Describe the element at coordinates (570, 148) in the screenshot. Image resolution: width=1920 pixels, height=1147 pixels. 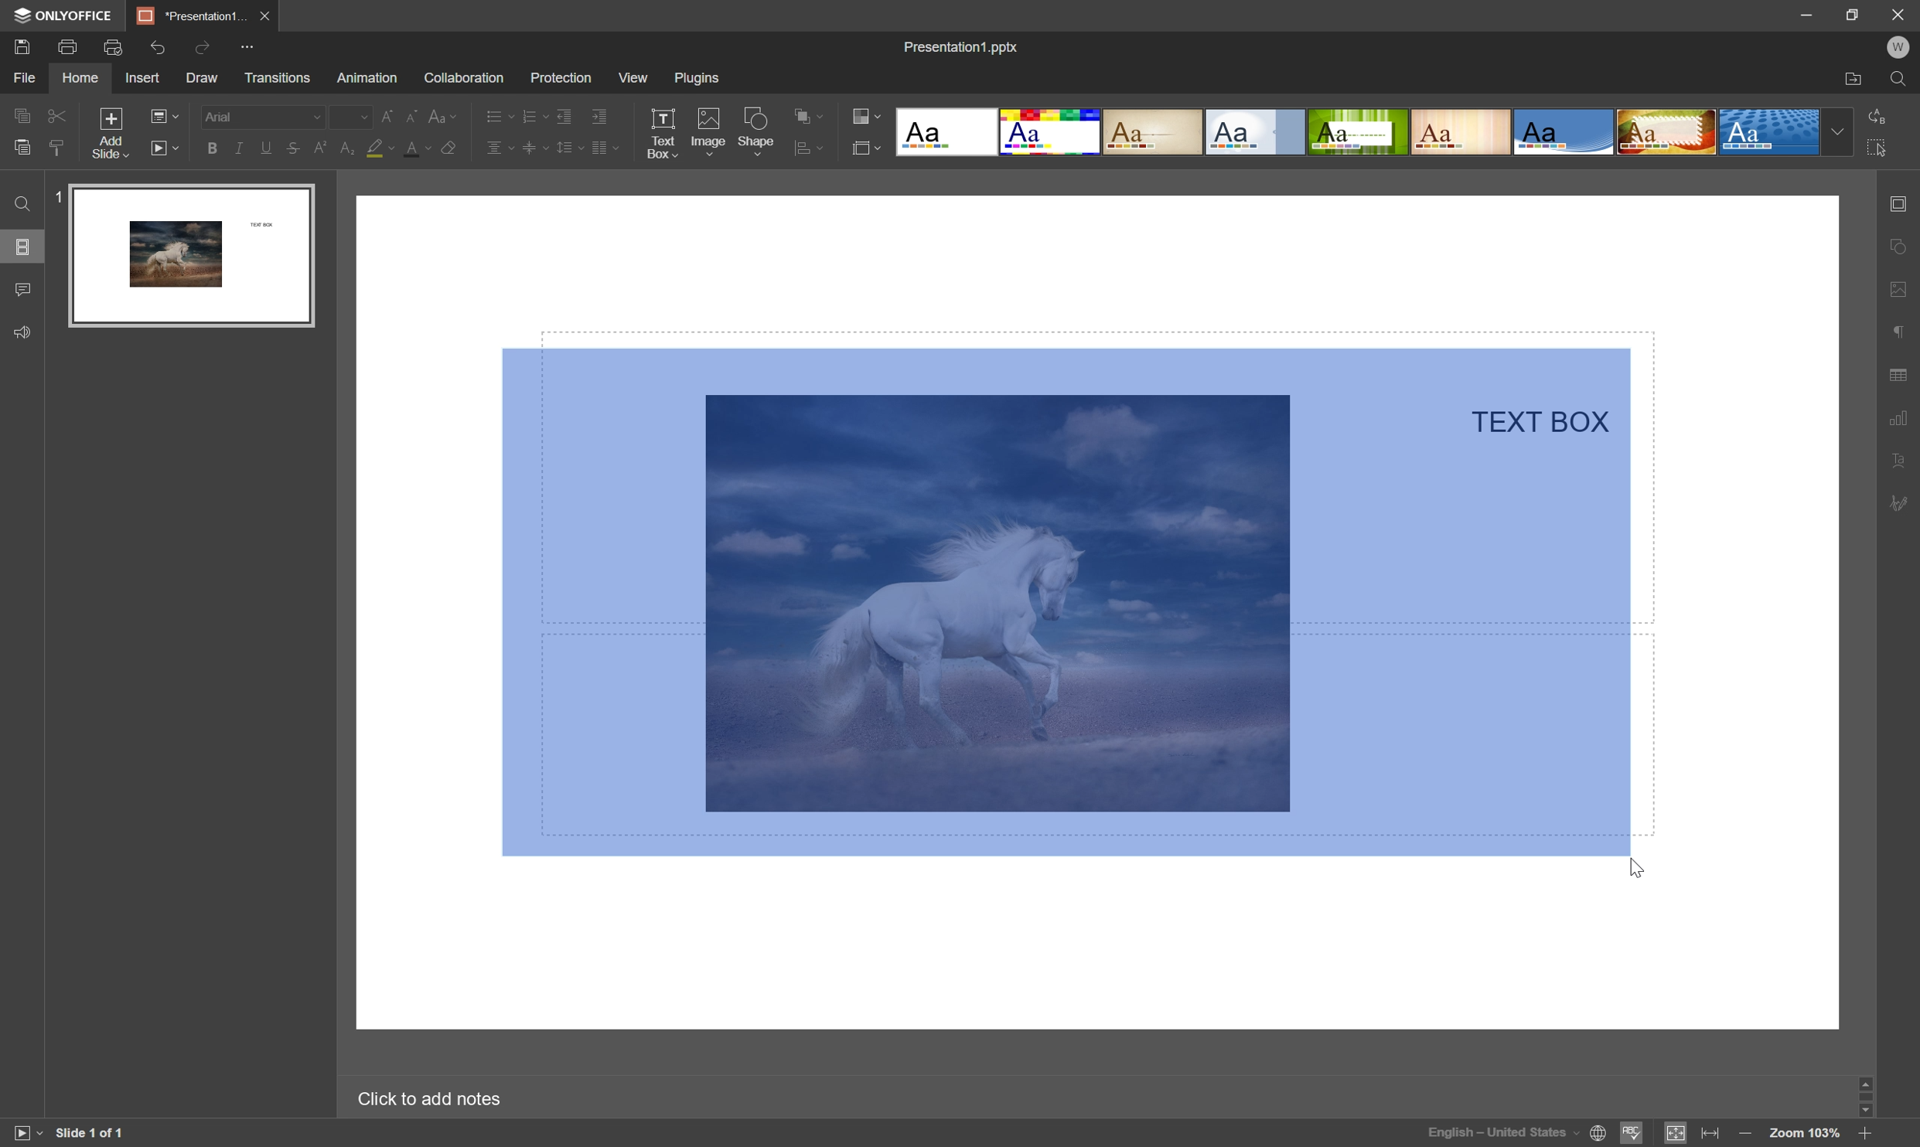
I see `line spacing` at that location.